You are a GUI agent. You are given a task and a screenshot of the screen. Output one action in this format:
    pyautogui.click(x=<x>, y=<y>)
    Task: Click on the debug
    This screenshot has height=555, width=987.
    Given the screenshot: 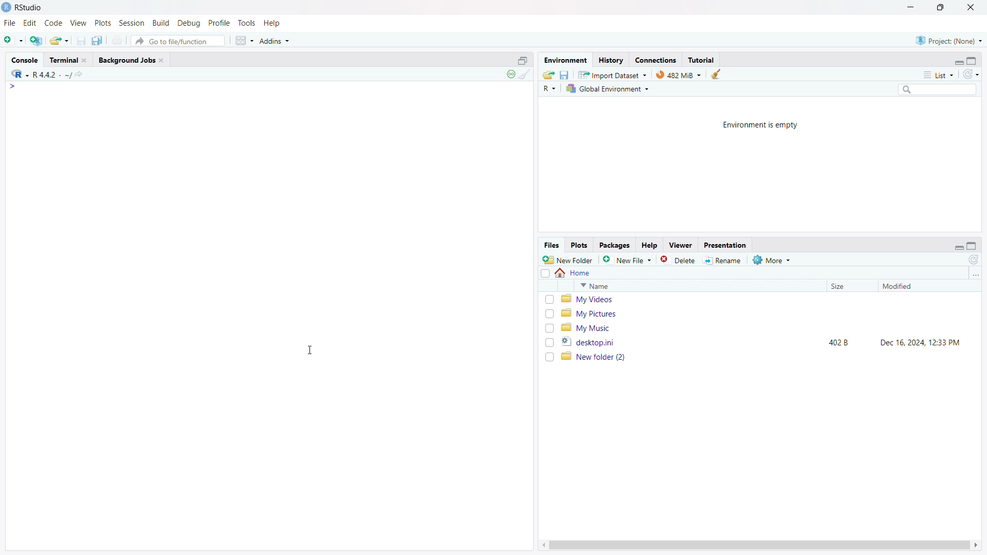 What is the action you would take?
    pyautogui.click(x=189, y=23)
    